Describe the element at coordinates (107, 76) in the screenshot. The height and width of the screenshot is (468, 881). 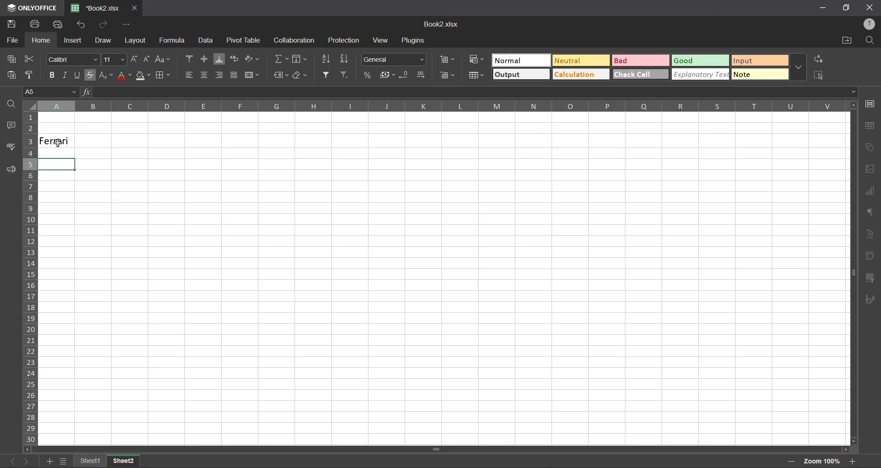
I see `sub/superscript` at that location.